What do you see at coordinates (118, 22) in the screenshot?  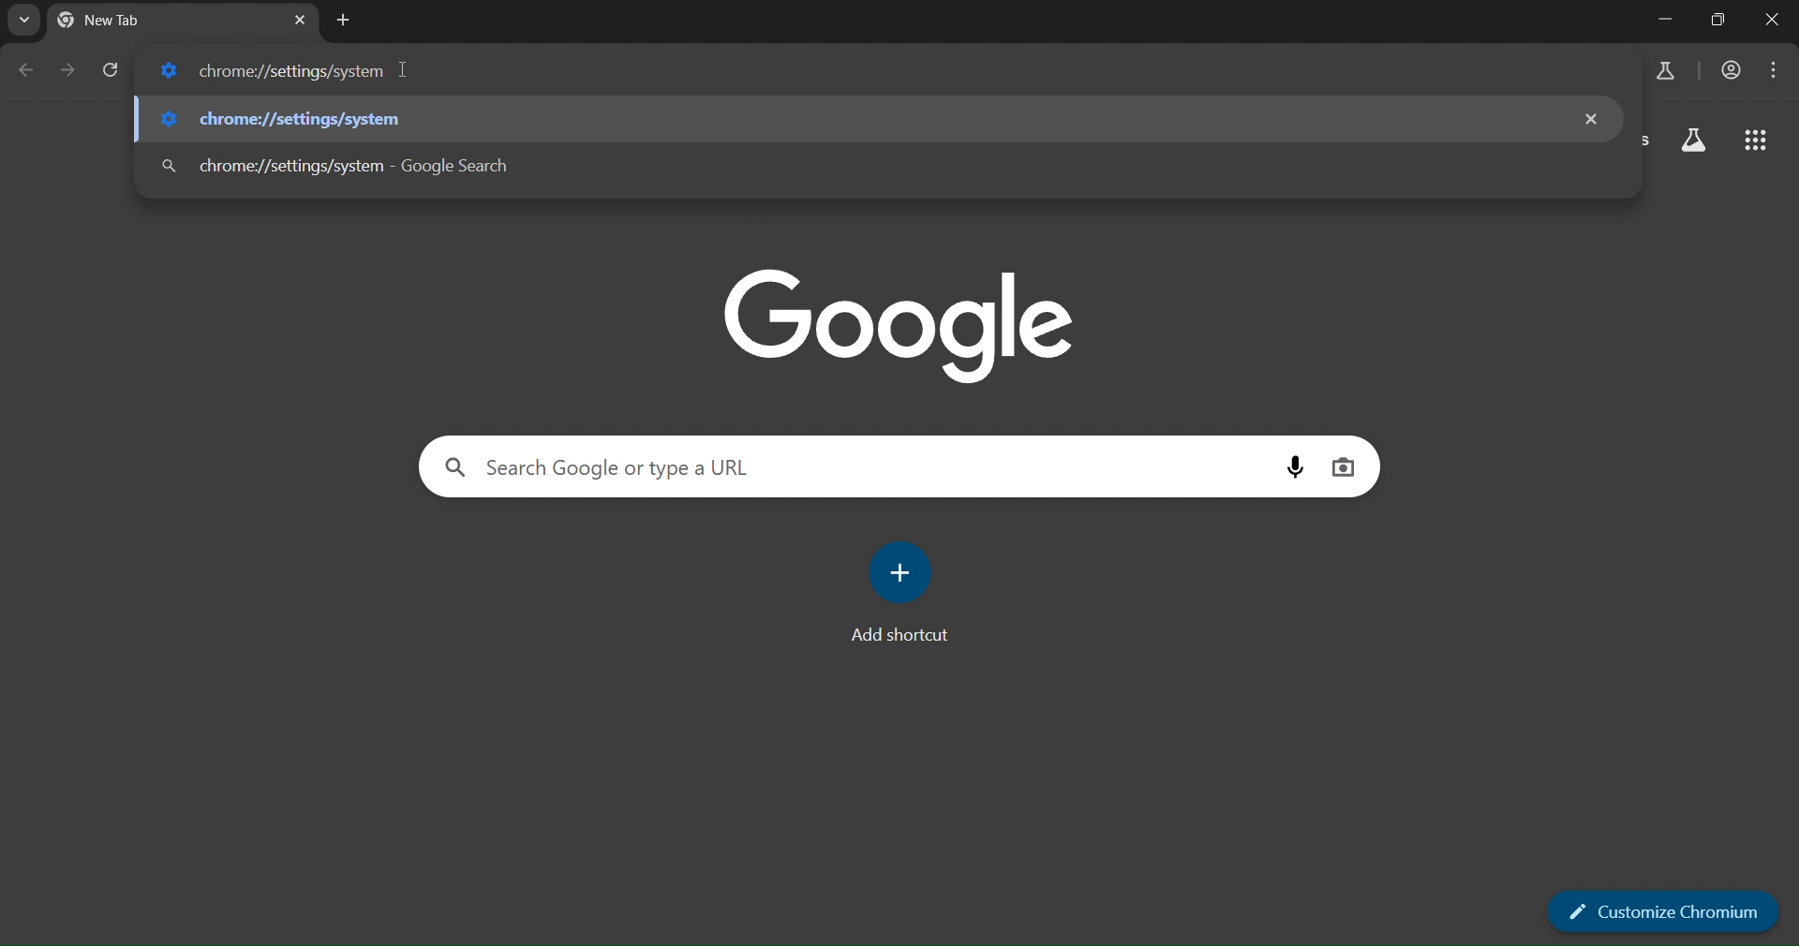 I see `current tab` at bounding box center [118, 22].